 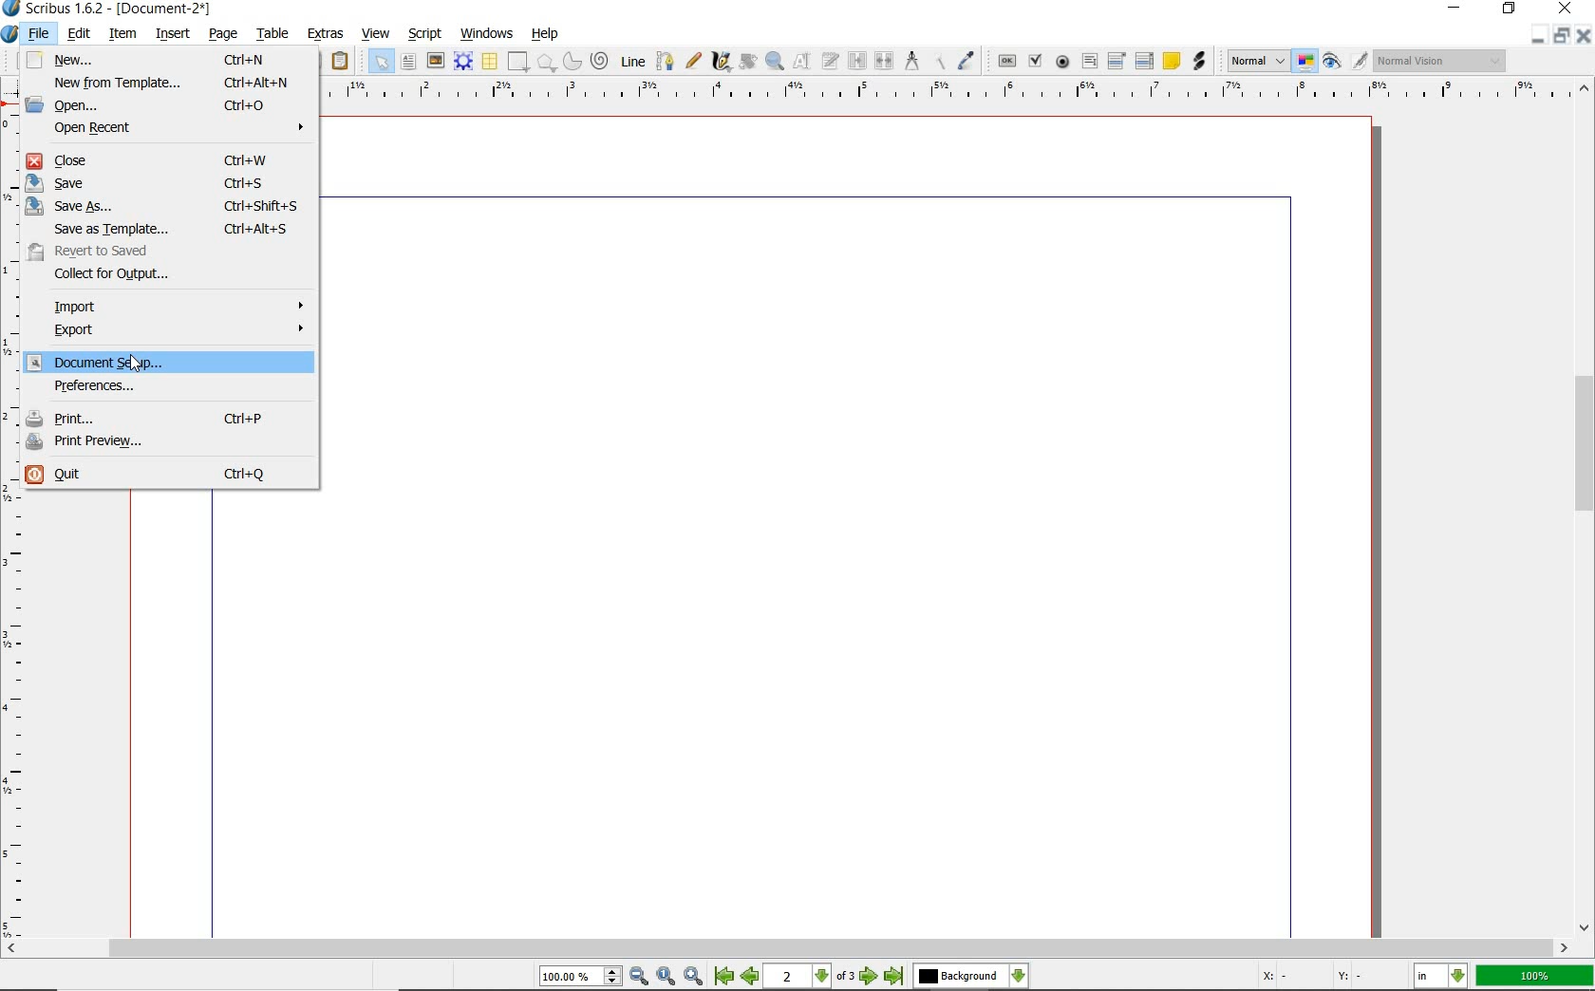 I want to click on calligraphic line, so click(x=722, y=62).